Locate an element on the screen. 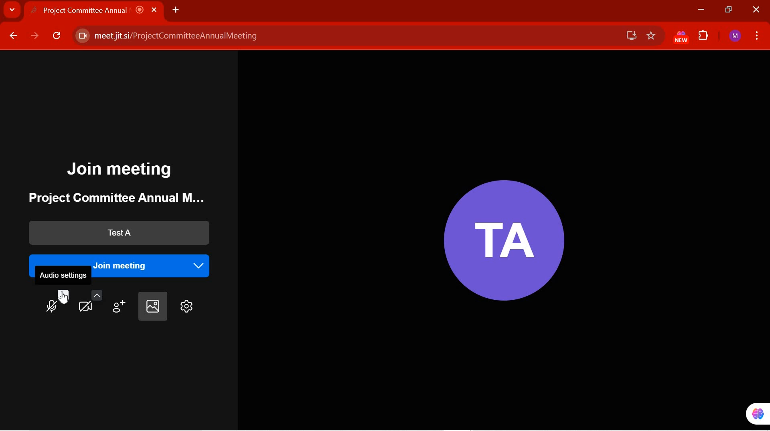  Join Meeting is located at coordinates (122, 170).